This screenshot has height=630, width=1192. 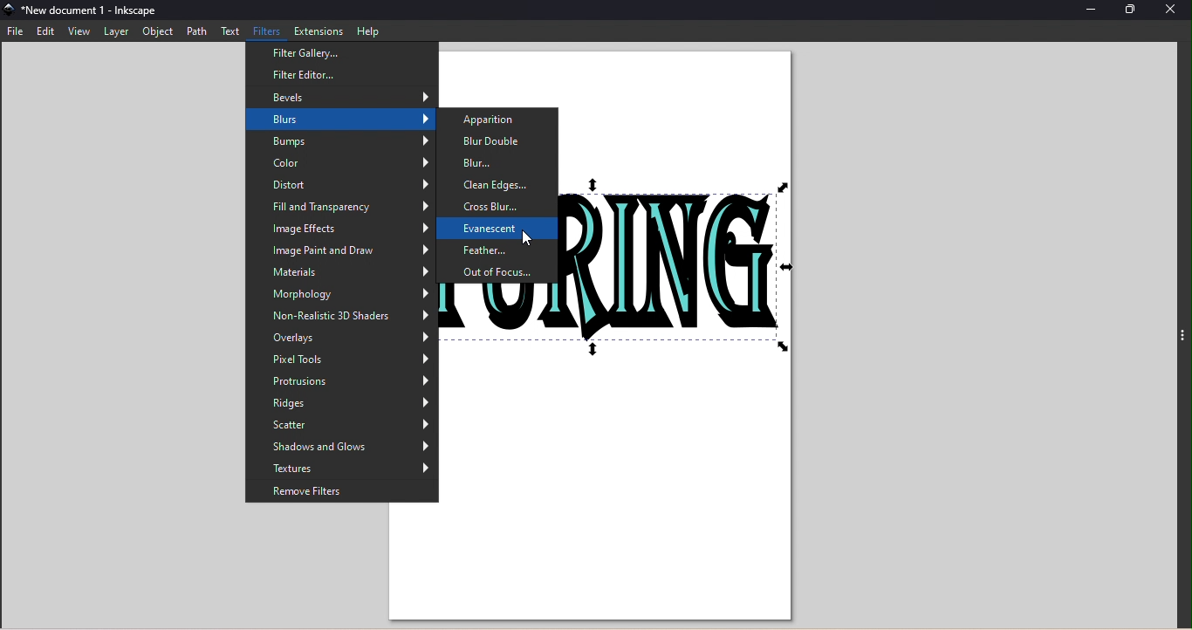 I want to click on Clean edges, so click(x=494, y=184).